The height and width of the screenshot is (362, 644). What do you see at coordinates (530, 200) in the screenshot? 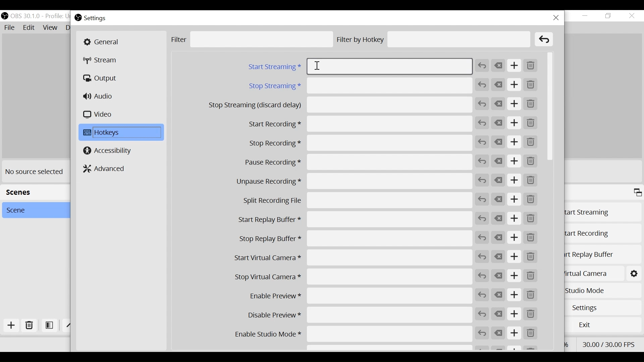
I see `Remove` at bounding box center [530, 200].